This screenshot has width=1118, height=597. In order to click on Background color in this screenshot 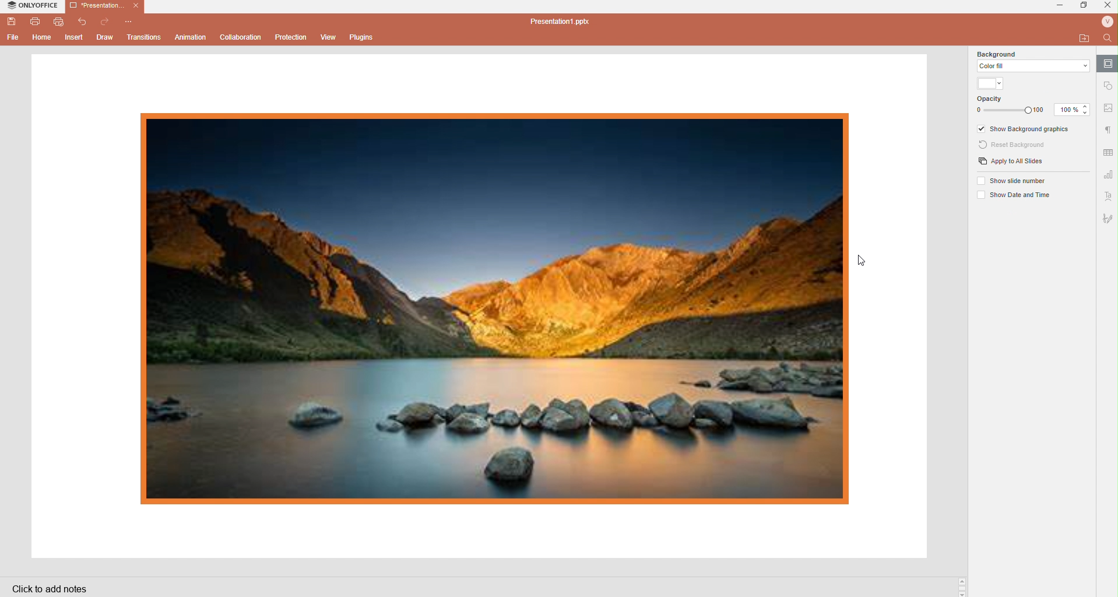, I will do `click(990, 82)`.